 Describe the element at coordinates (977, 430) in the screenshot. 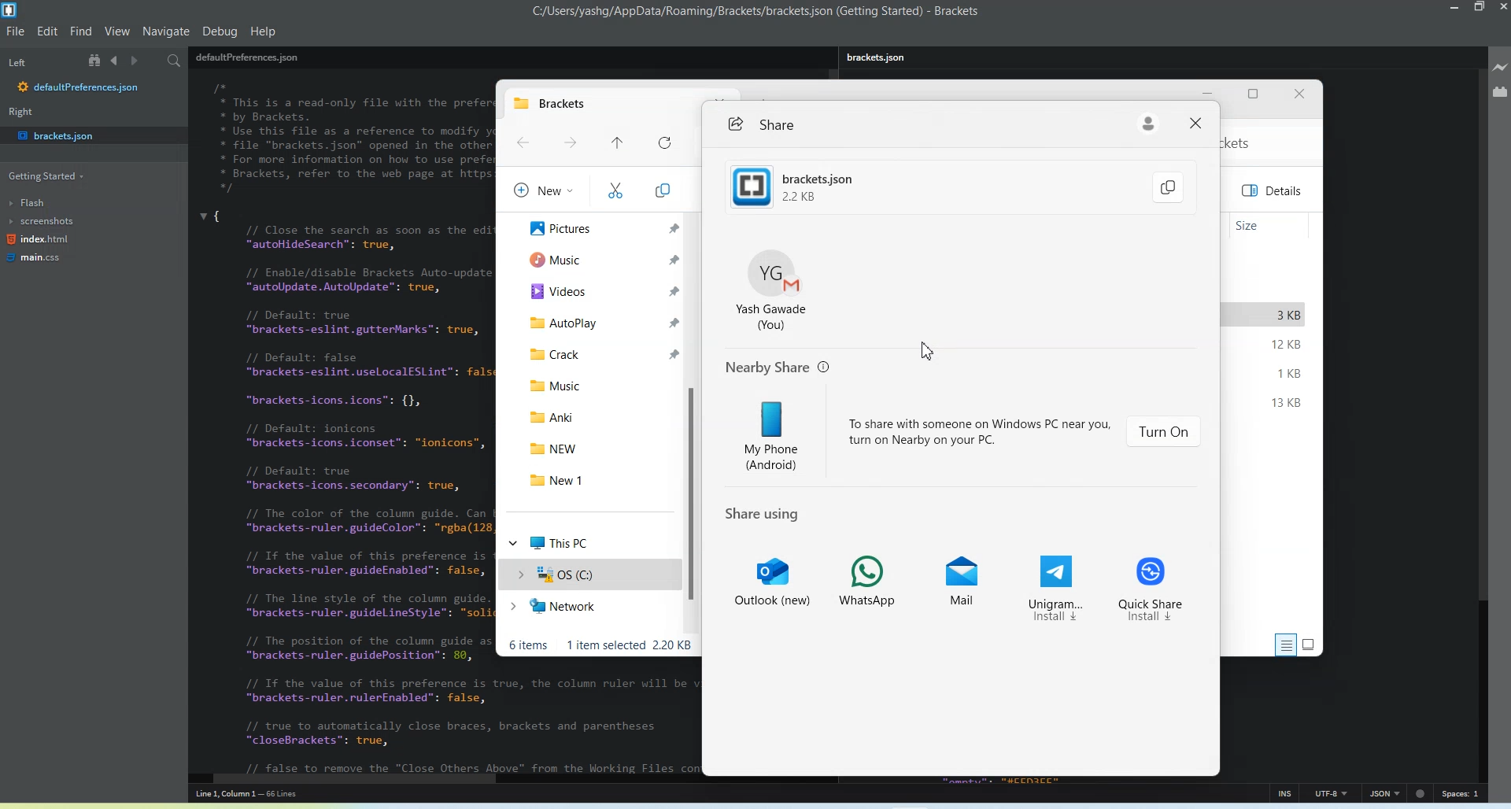

I see `to share with someone on windows pc near you turn on nearby on your pc` at that location.